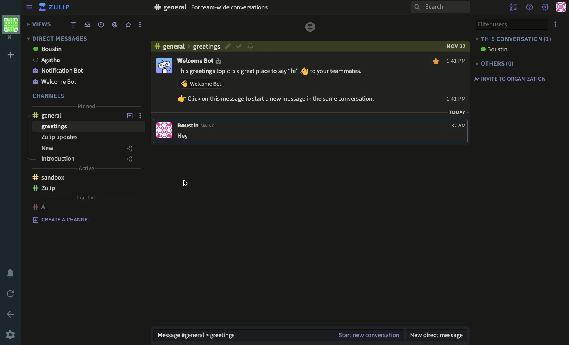 Image resolution: width=569 pixels, height=345 pixels. I want to click on inactive, so click(87, 197).